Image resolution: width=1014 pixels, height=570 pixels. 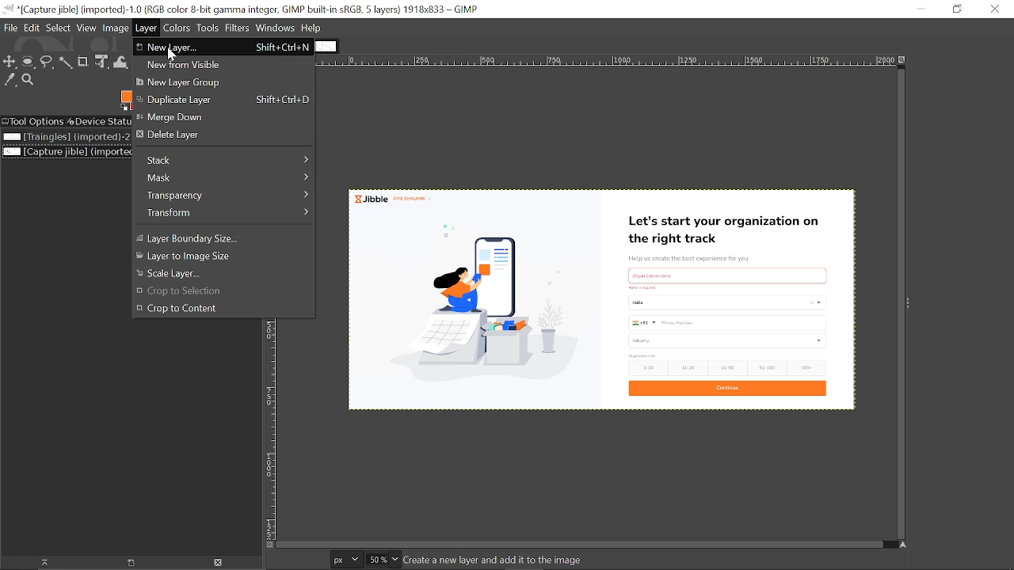 I want to click on Layer, so click(x=147, y=28).